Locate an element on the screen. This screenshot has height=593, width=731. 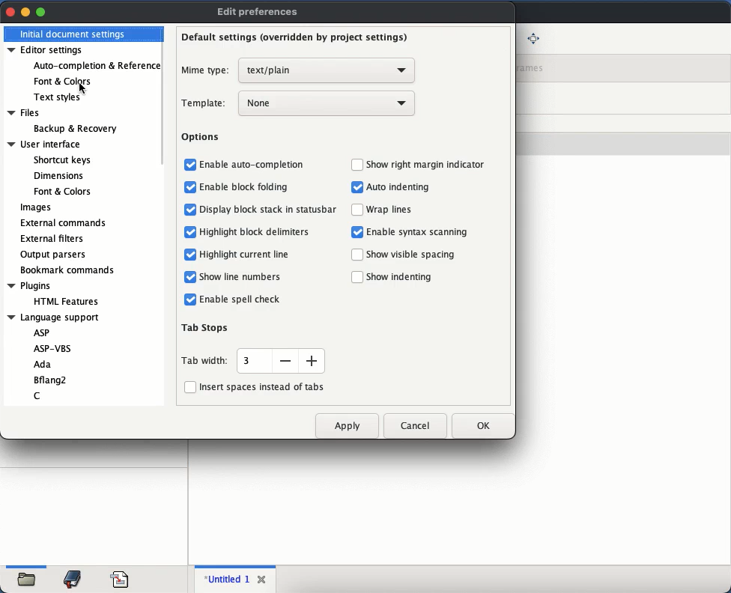
ASP is located at coordinates (43, 332).